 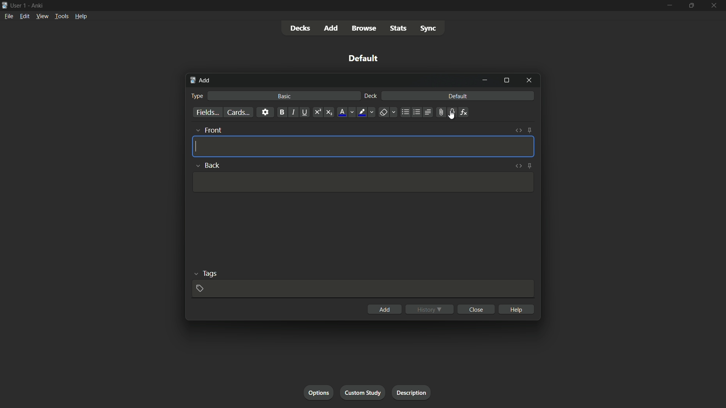 I want to click on unordered list, so click(x=405, y=112).